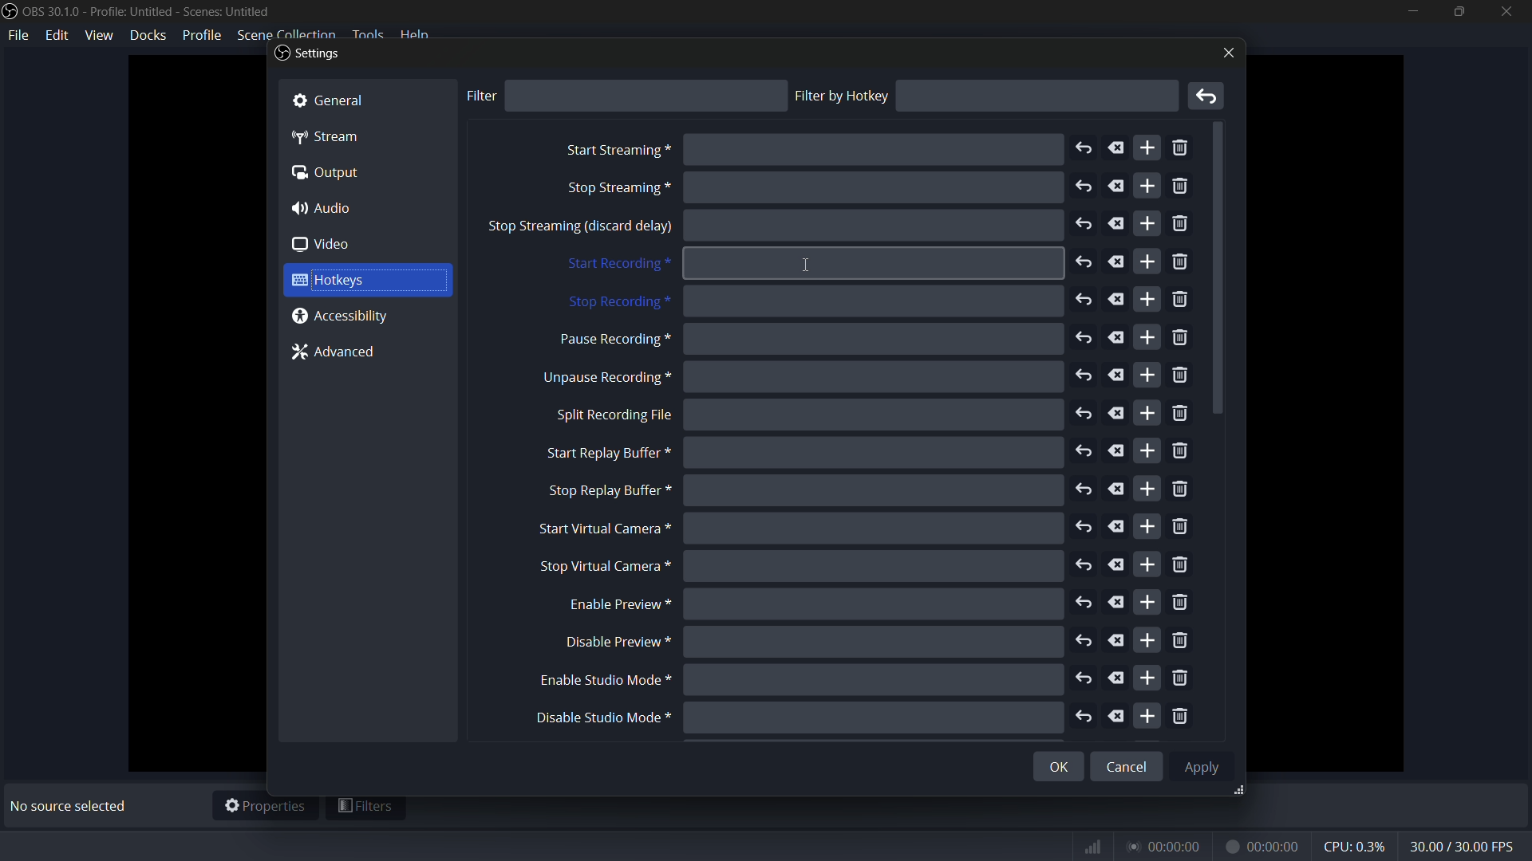 This screenshot has height=861, width=1532. What do you see at coordinates (1148, 412) in the screenshot?
I see `add more` at bounding box center [1148, 412].